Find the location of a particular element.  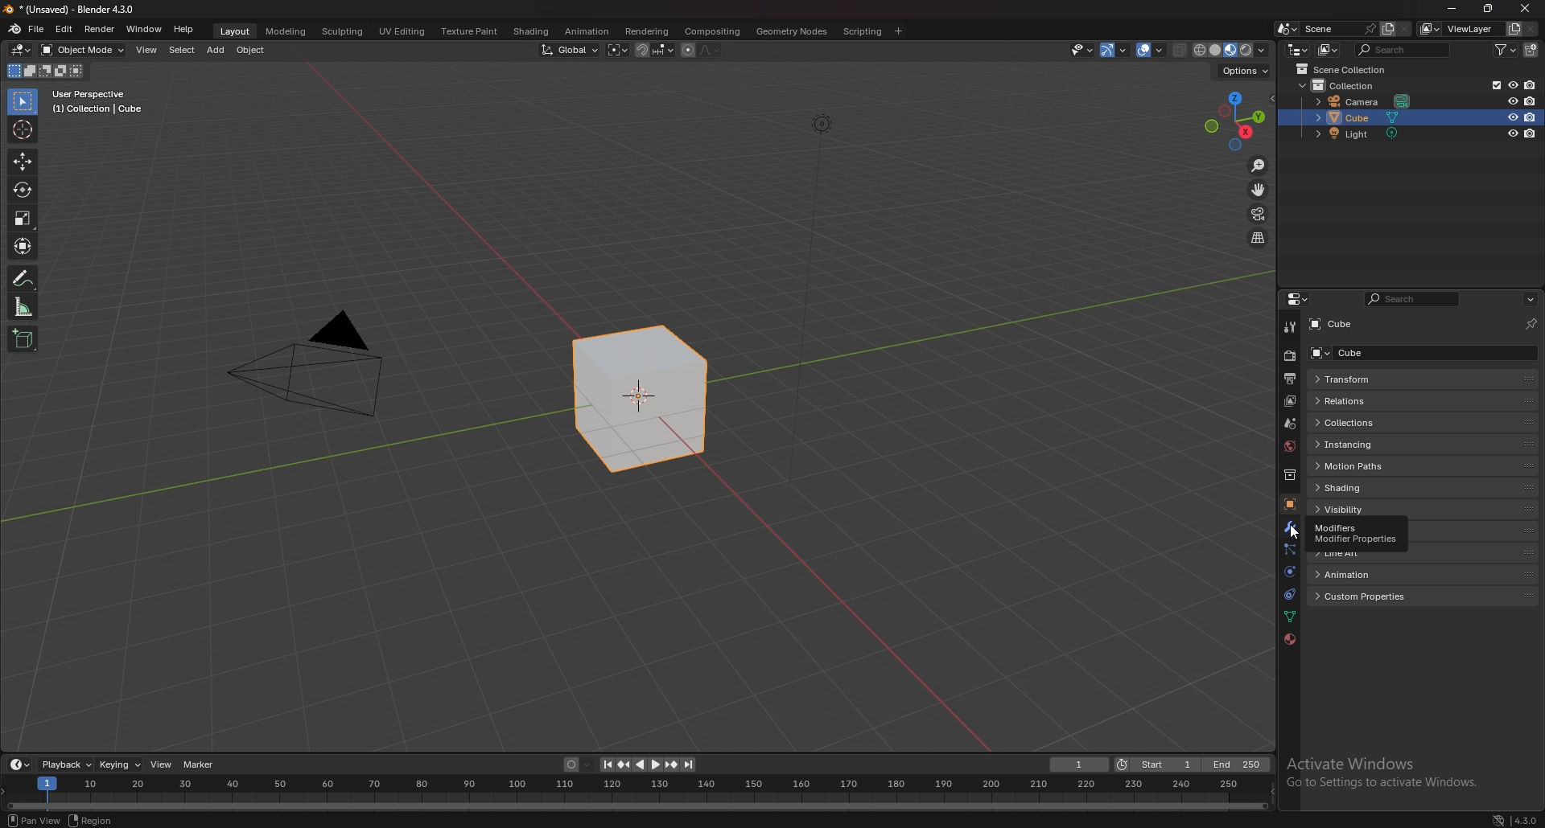

keying is located at coordinates (119, 764).